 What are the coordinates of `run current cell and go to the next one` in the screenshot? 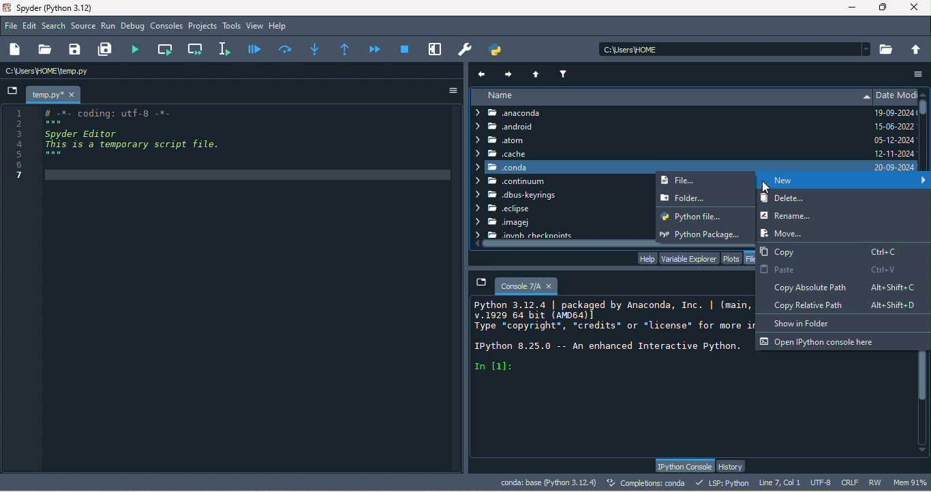 It's located at (196, 48).